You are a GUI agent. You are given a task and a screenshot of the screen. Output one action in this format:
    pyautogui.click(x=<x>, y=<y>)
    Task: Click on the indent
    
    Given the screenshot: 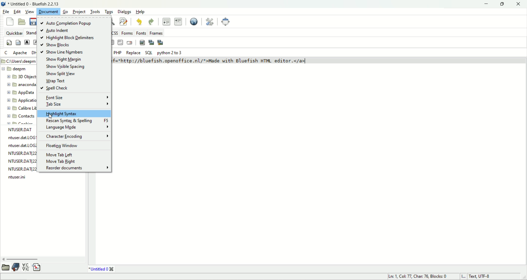 What is the action you would take?
    pyautogui.click(x=178, y=21)
    